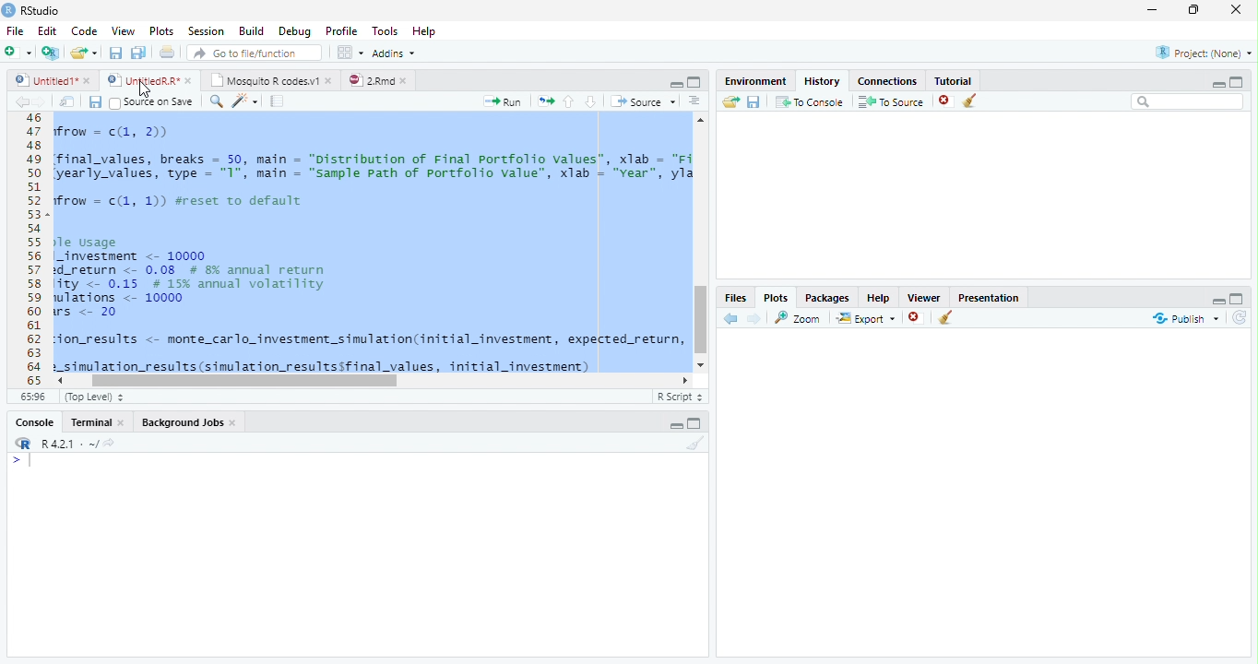  Describe the element at coordinates (1156, 11) in the screenshot. I see `Minimize` at that location.